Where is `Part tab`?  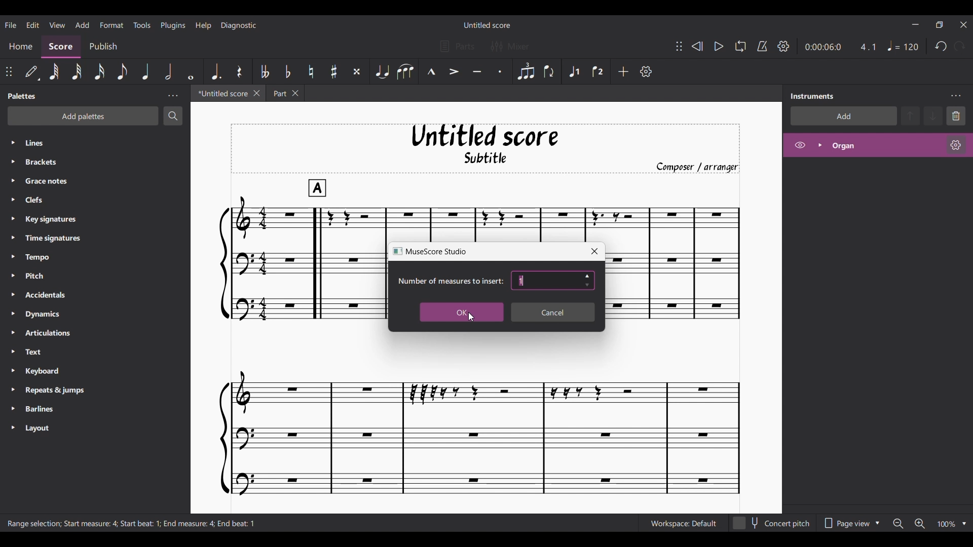
Part tab is located at coordinates (279, 93).